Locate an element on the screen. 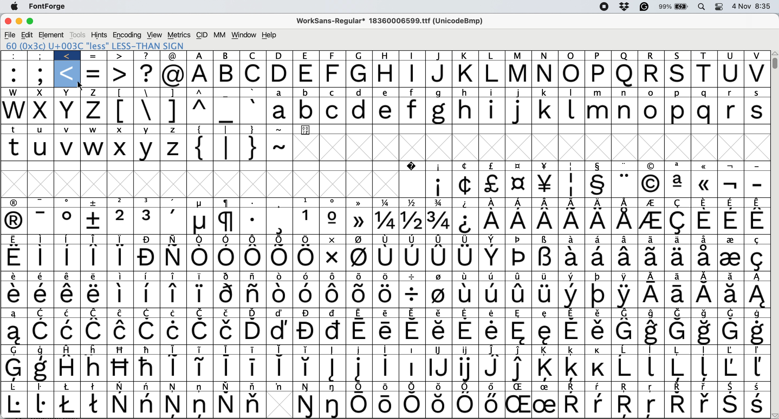  Symbol is located at coordinates (704, 404).